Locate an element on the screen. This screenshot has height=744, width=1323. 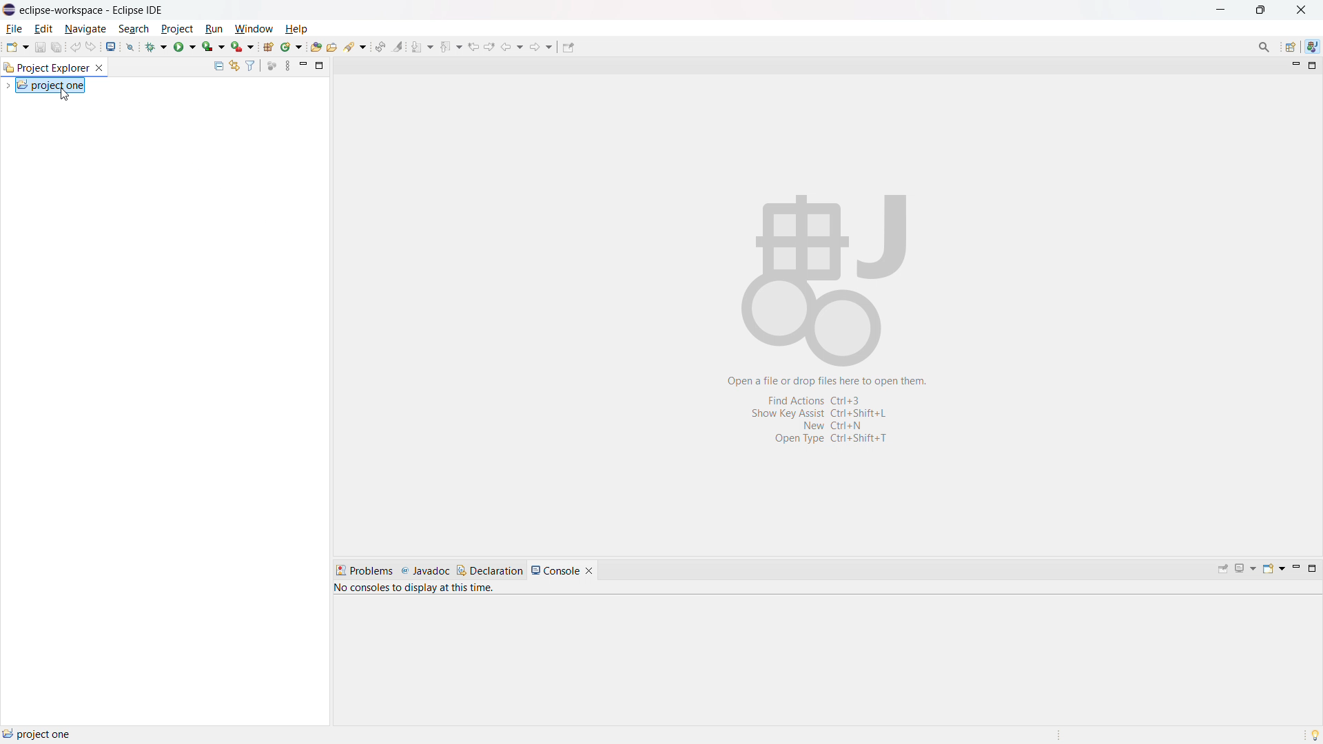
help is located at coordinates (296, 29).